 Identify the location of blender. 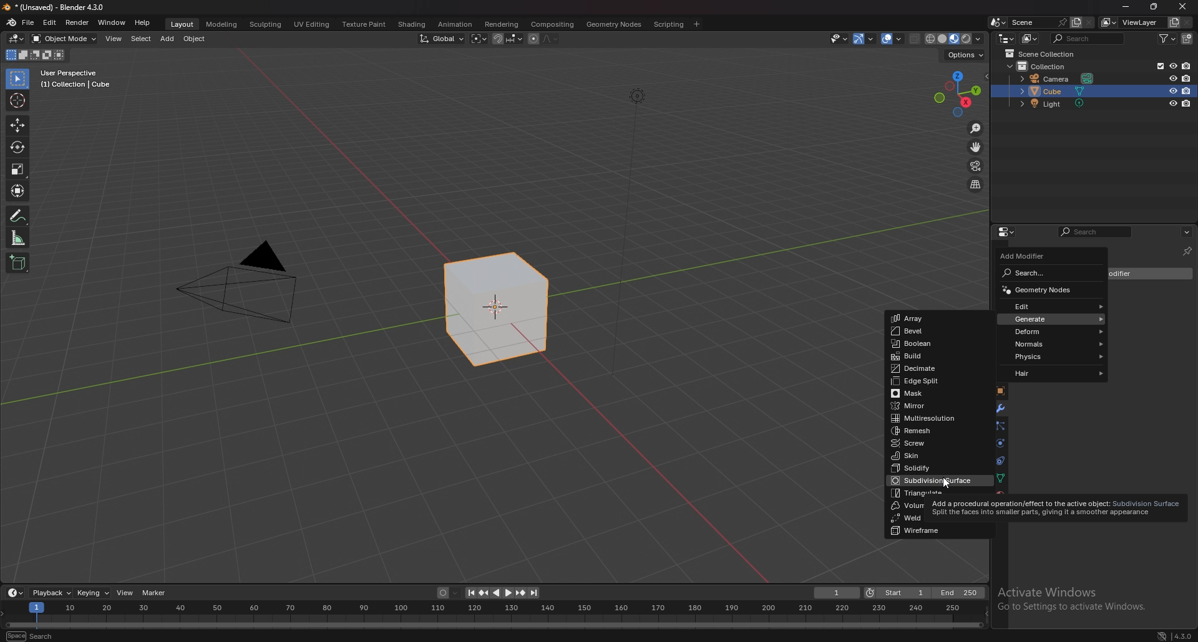
(11, 21).